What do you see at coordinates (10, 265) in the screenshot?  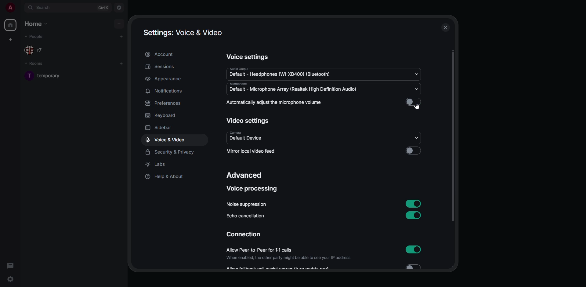 I see `threads` at bounding box center [10, 265].